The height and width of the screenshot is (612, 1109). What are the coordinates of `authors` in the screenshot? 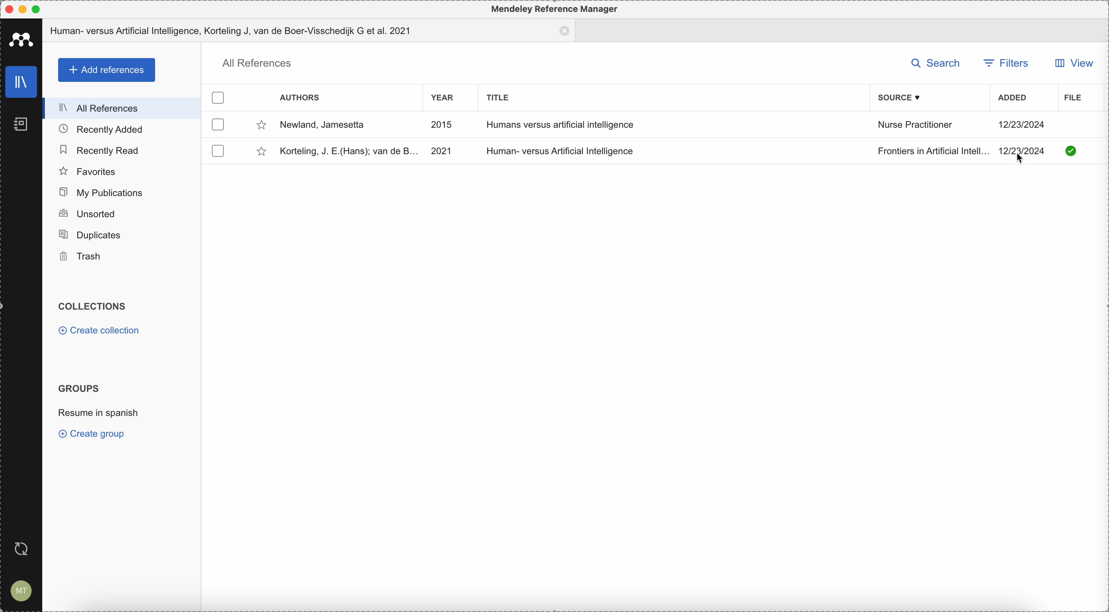 It's located at (301, 97).